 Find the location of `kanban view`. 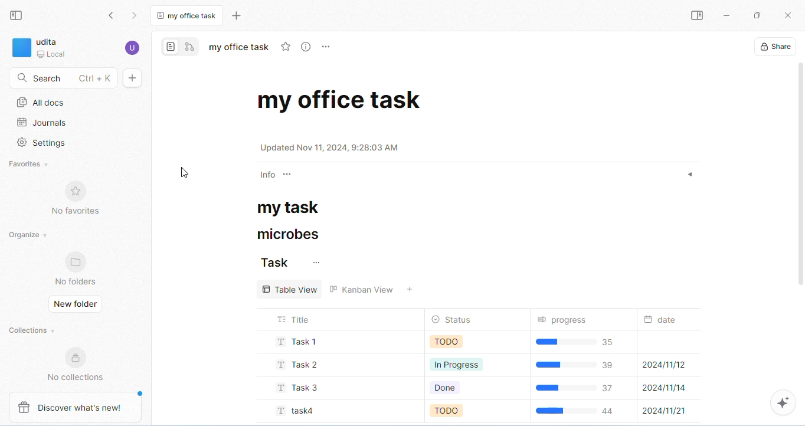

kanban view is located at coordinates (372, 288).